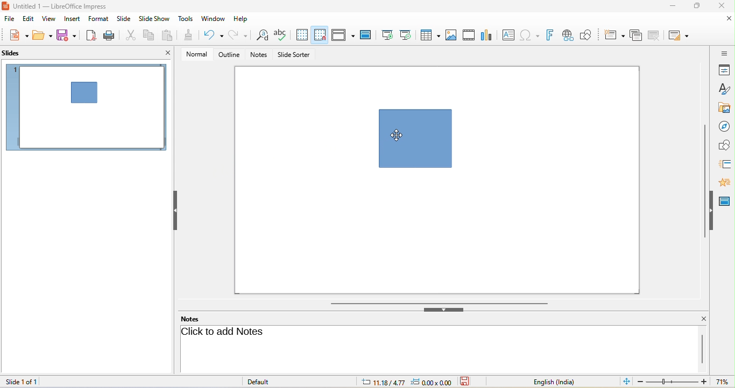 Image resolution: width=735 pixels, height=388 pixels. I want to click on English (India), so click(548, 382).